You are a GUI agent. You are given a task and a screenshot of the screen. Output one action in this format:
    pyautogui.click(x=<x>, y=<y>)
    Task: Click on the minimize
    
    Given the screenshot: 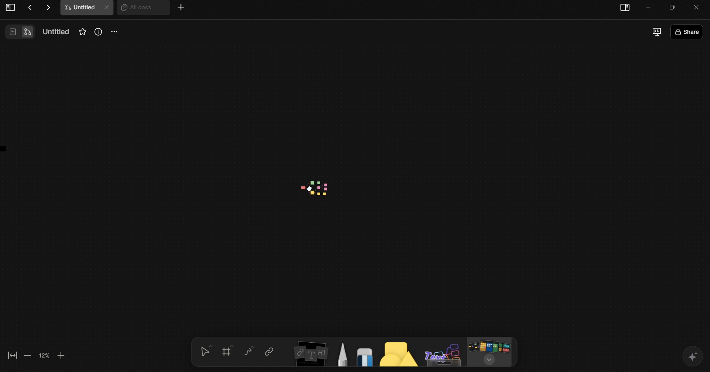 What is the action you would take?
    pyautogui.click(x=650, y=7)
    